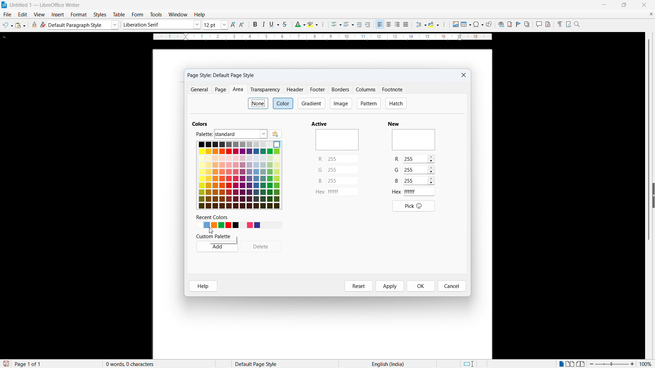 The width and height of the screenshot is (655, 368). What do you see at coordinates (238, 90) in the screenshot?
I see `Area ` at bounding box center [238, 90].